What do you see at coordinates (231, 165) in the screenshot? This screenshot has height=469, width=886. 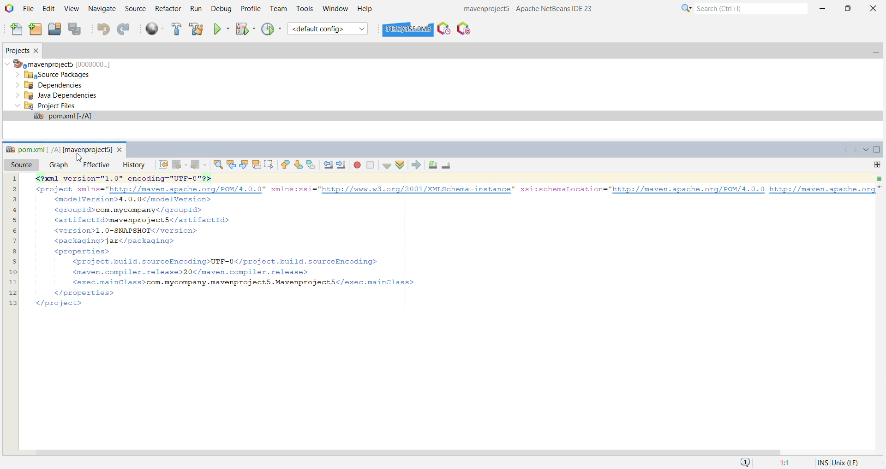 I see `Find Previous Occurrence` at bounding box center [231, 165].